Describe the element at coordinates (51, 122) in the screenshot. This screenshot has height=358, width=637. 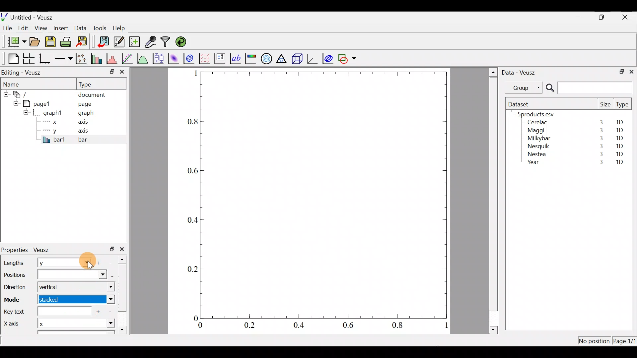
I see `x` at that location.